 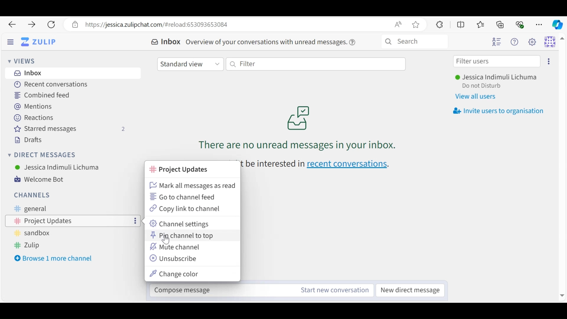 I want to click on Start new conversations, so click(x=333, y=290).